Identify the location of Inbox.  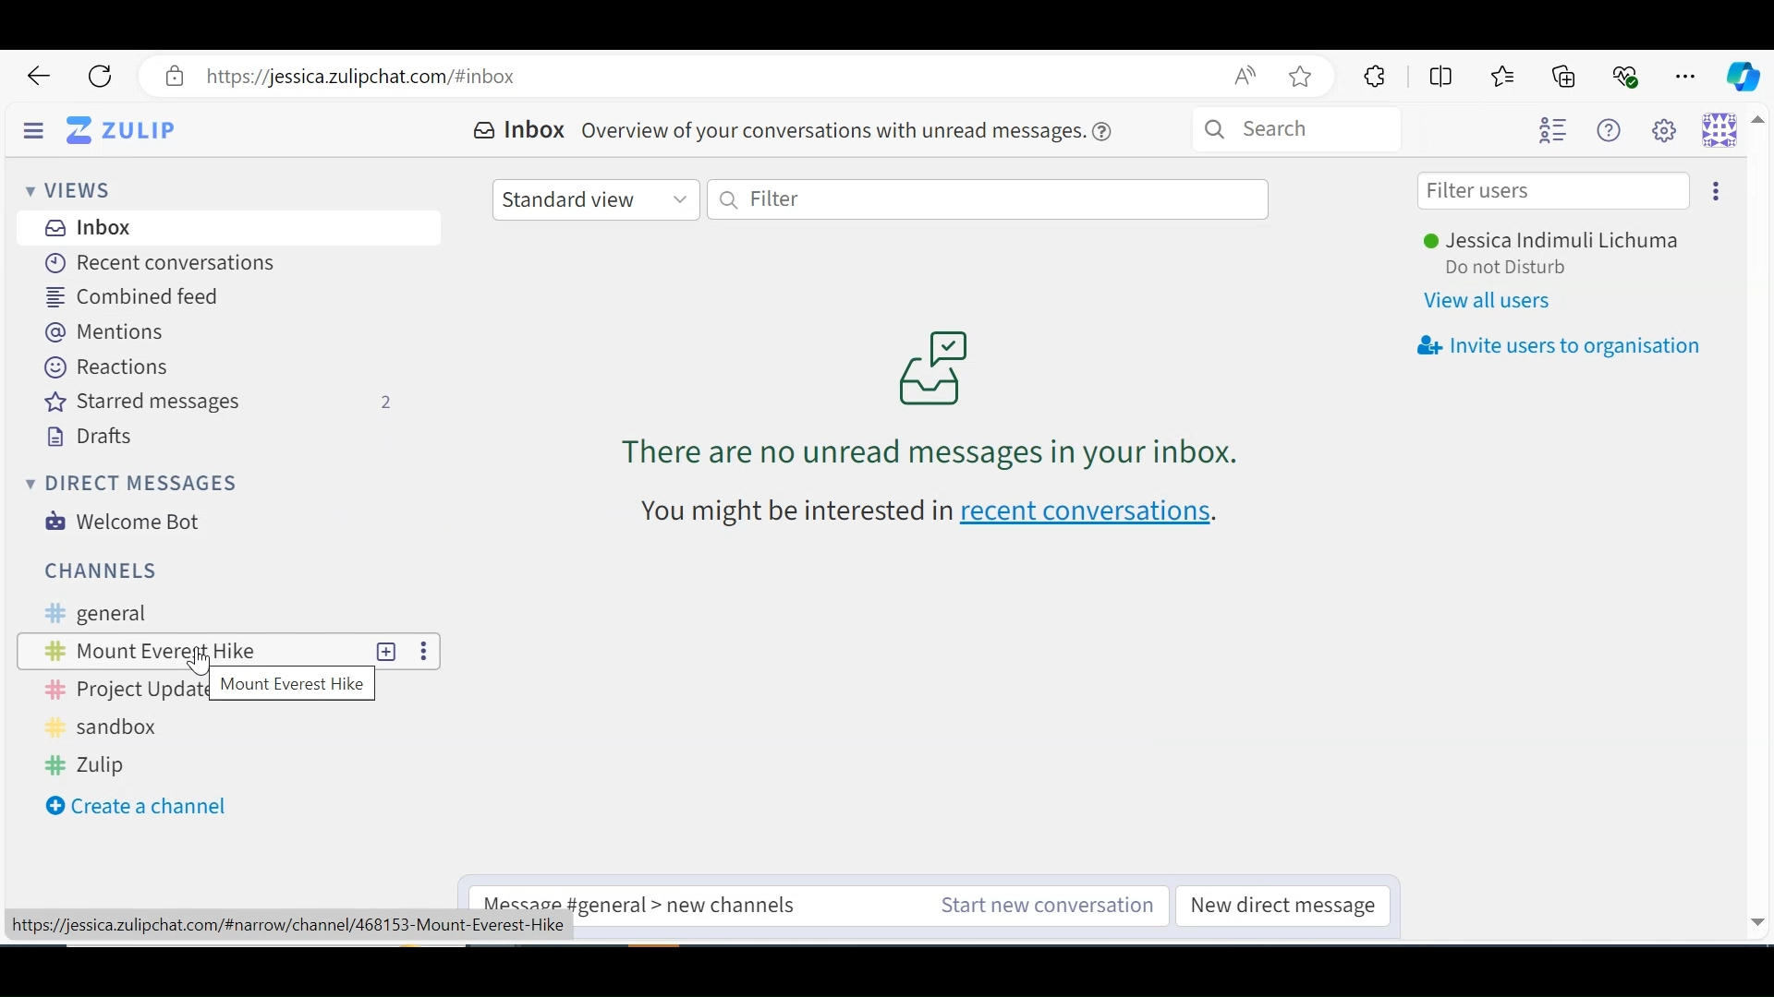
(522, 131).